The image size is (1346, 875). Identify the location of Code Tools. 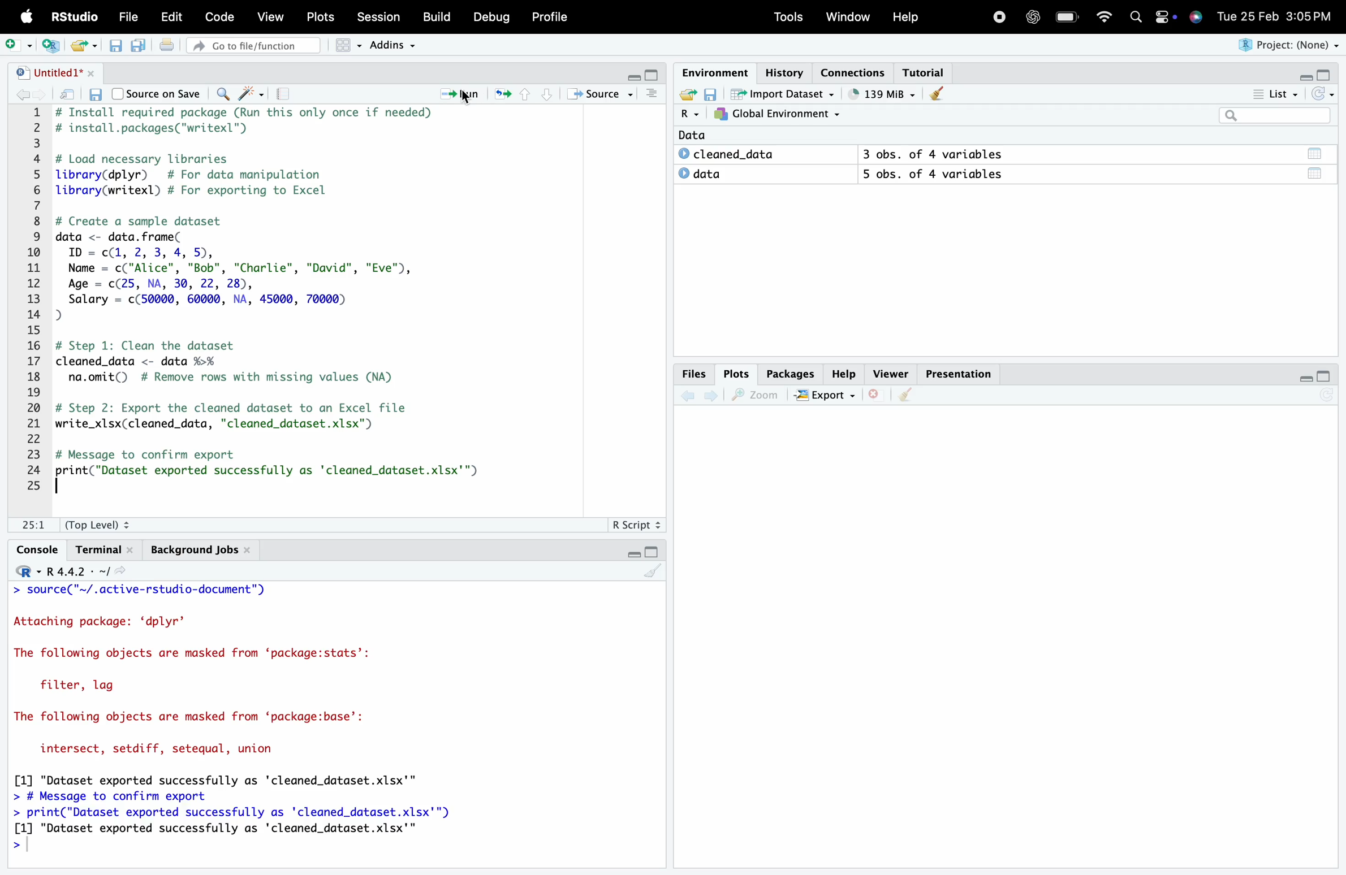
(252, 93).